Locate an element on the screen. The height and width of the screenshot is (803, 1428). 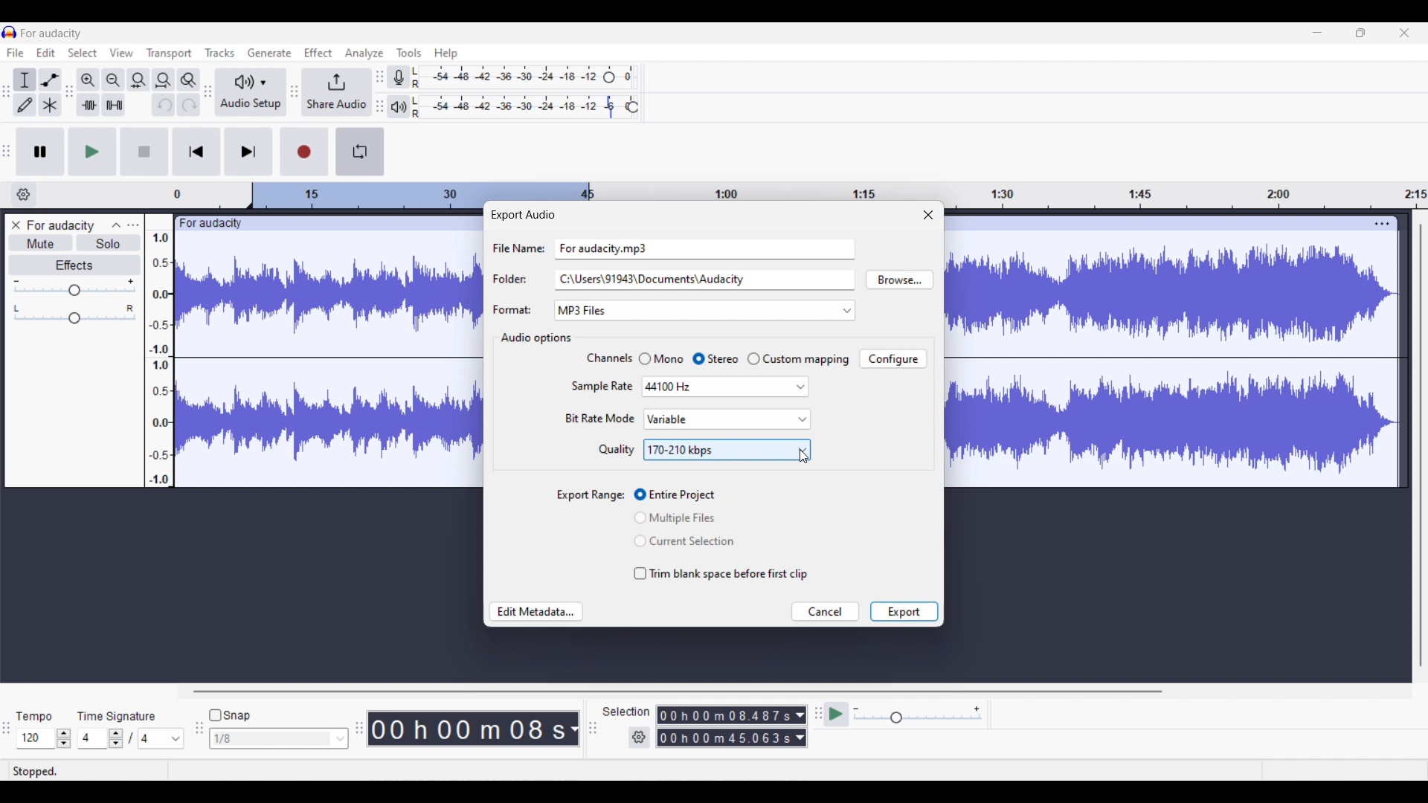
Browse folders is located at coordinates (899, 280).